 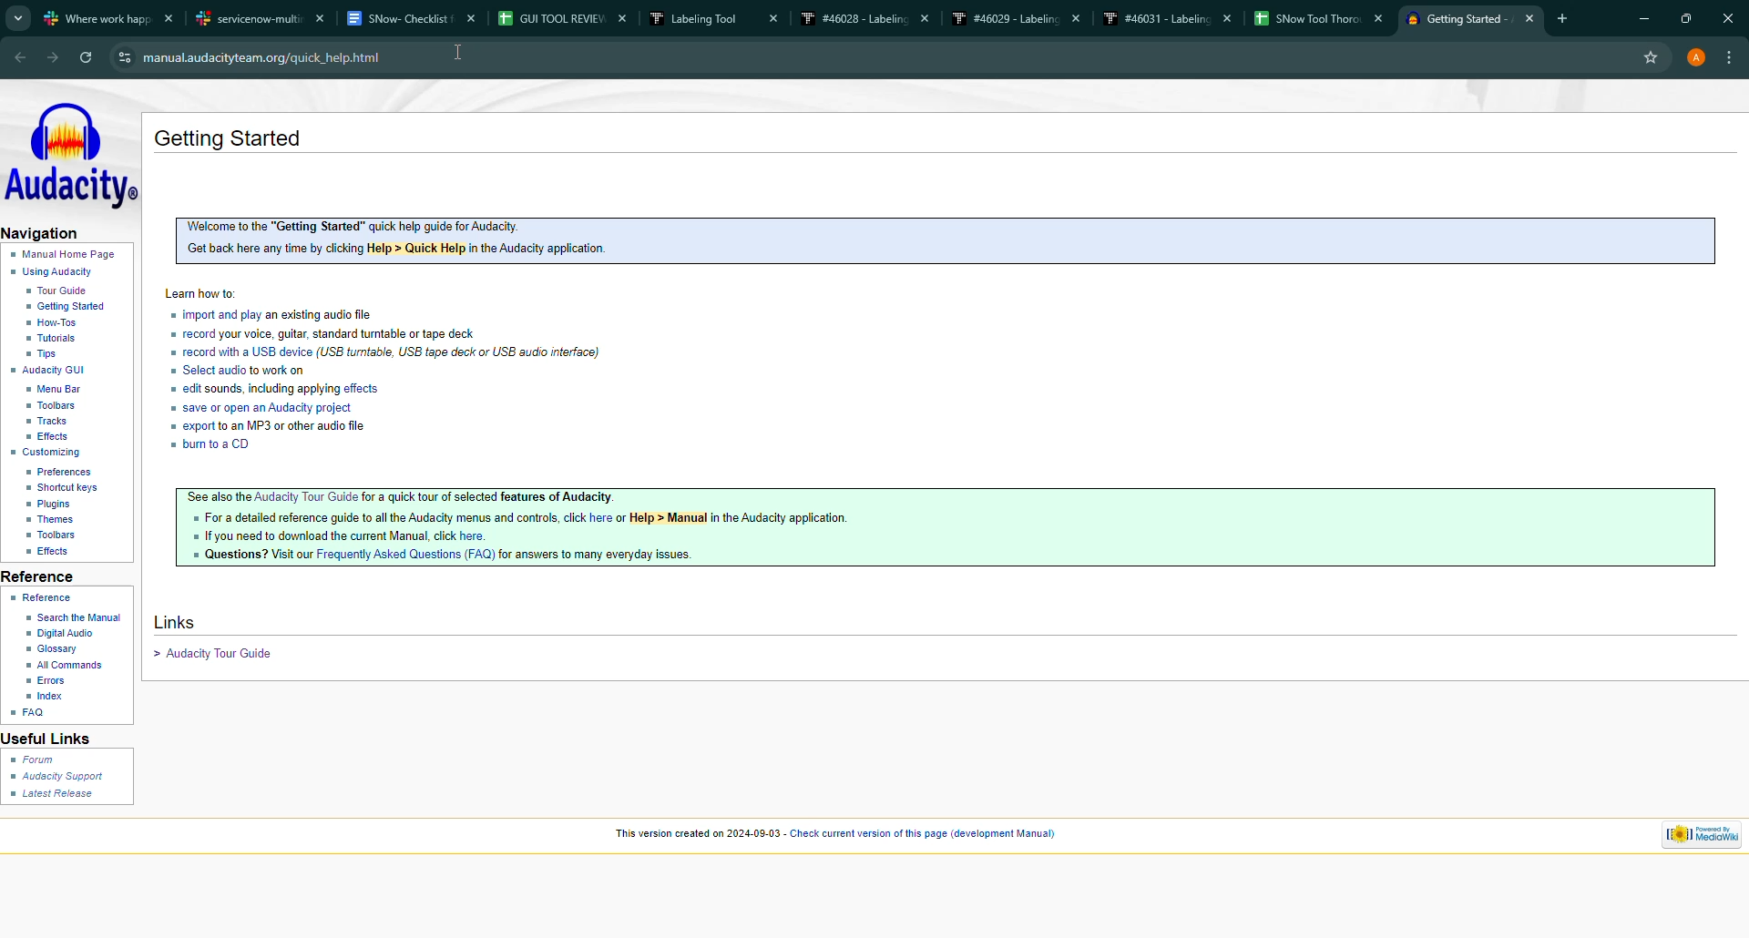 I want to click on search, so click(x=77, y=619).